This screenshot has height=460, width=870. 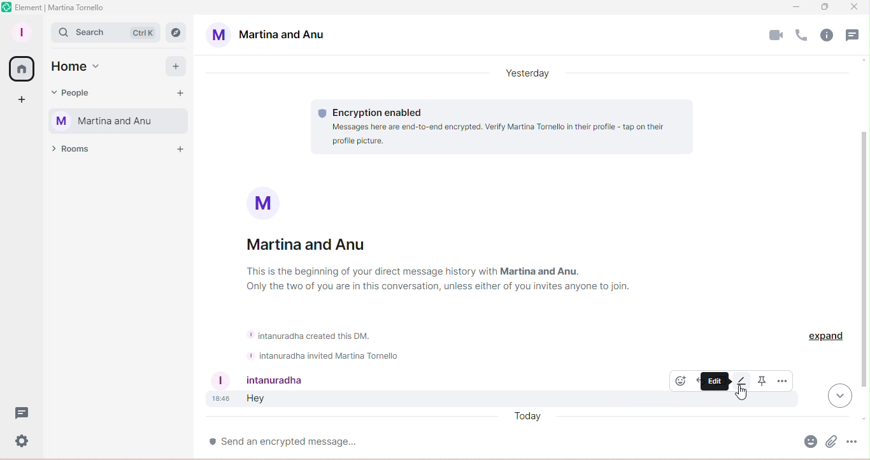 What do you see at coordinates (79, 67) in the screenshot?
I see `Home` at bounding box center [79, 67].